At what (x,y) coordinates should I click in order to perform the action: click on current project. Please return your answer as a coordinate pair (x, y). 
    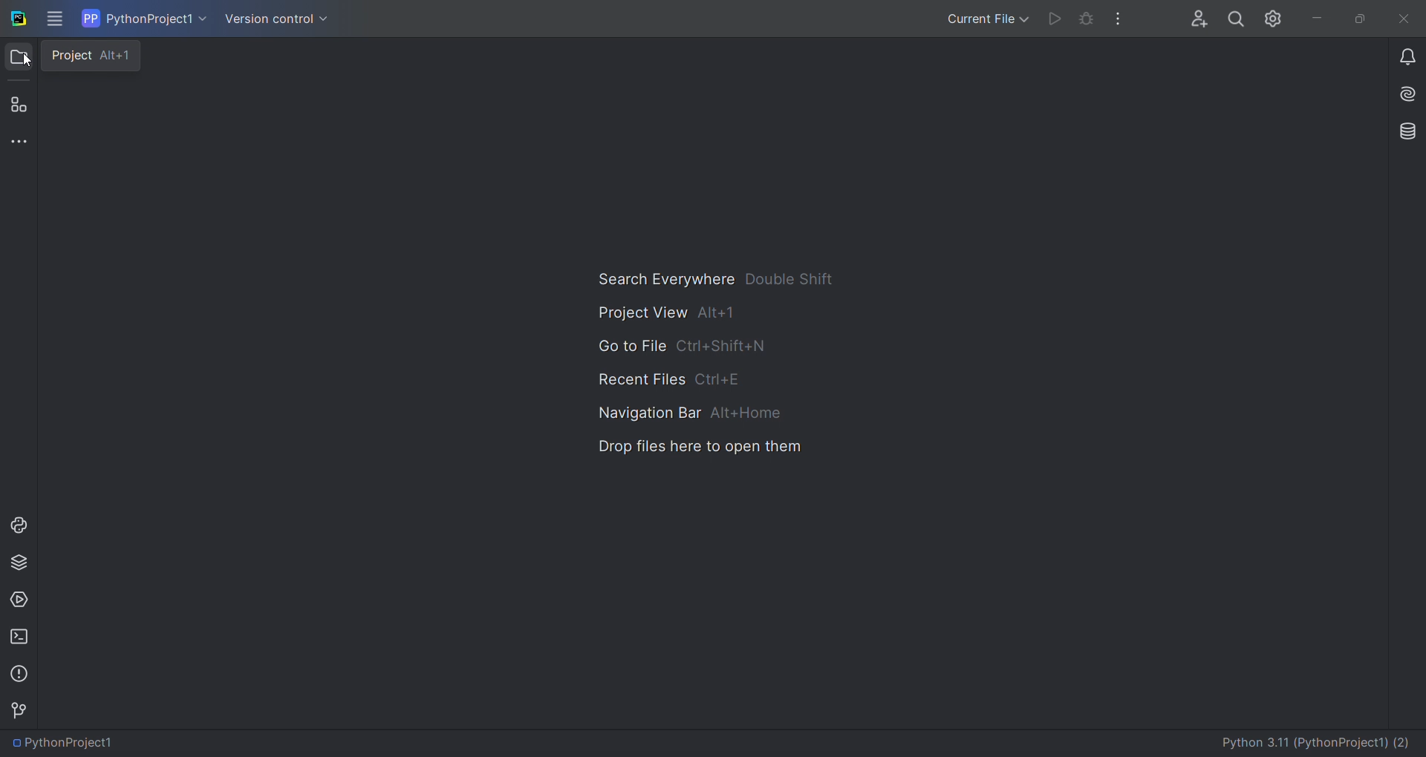
    Looking at the image, I should click on (146, 19).